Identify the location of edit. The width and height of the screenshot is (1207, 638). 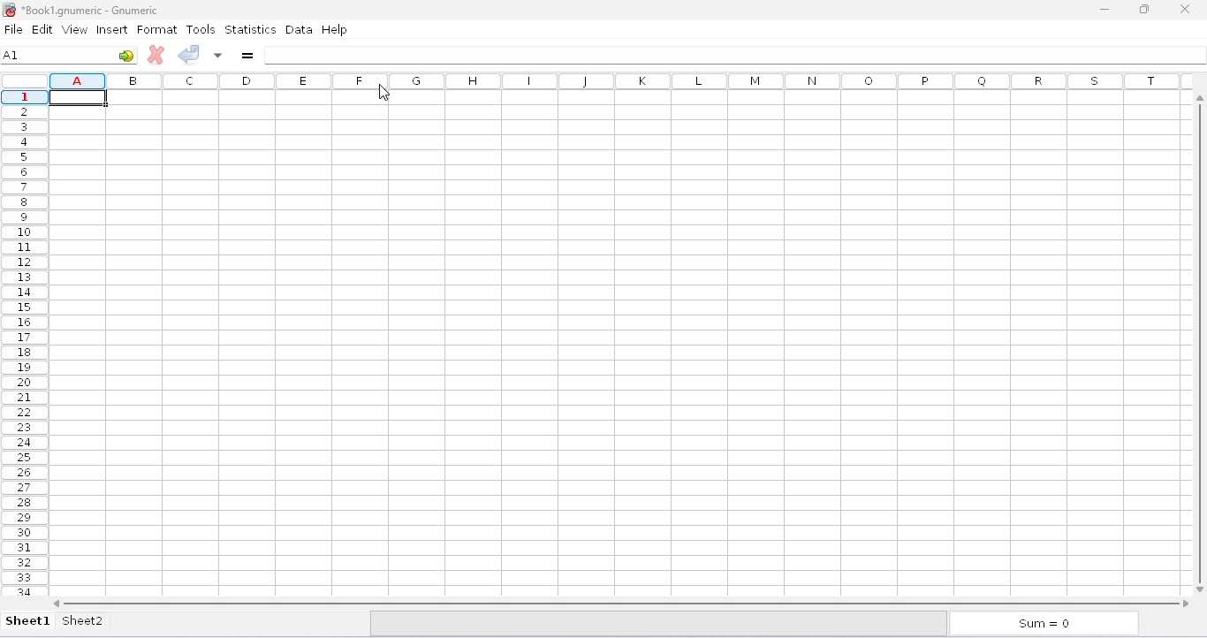
(43, 29).